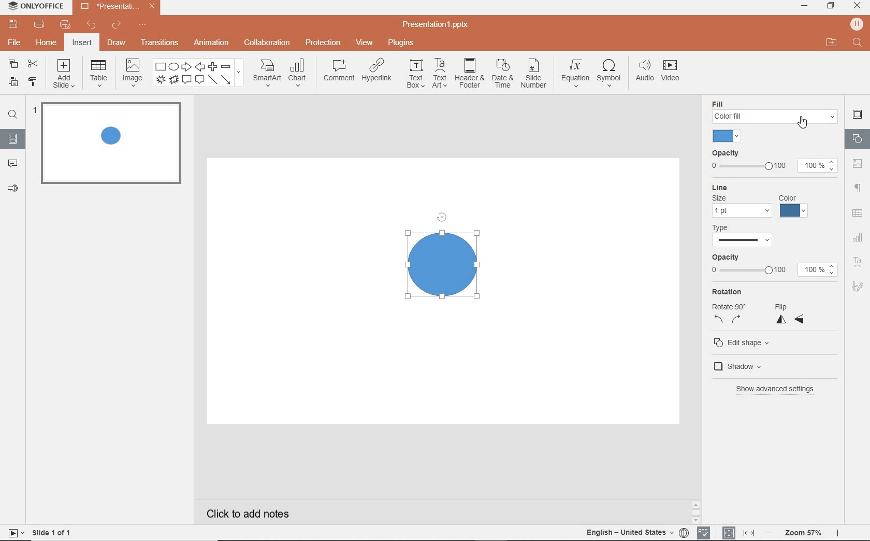 The image size is (870, 541). Describe the element at coordinates (747, 166) in the screenshot. I see `opacity slider` at that location.